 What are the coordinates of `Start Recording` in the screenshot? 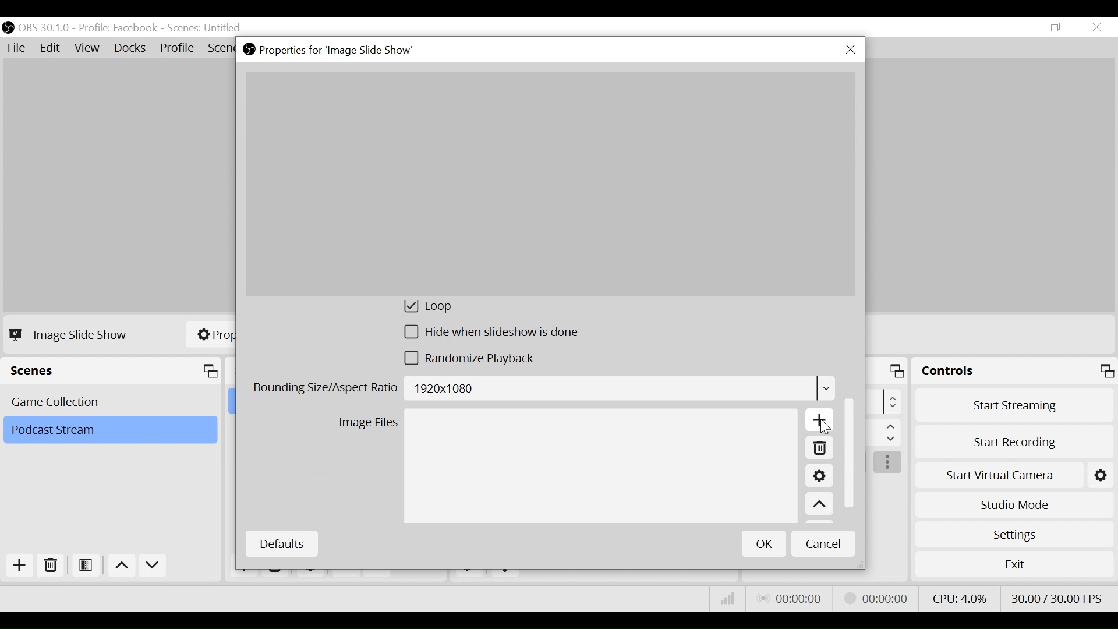 It's located at (1016, 439).